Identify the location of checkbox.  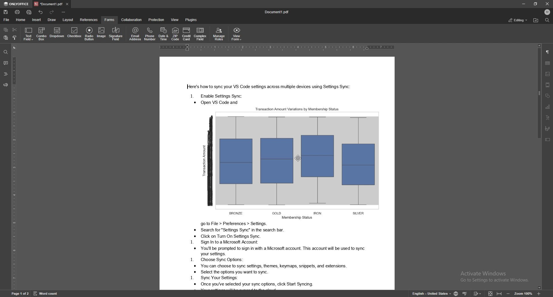
(75, 33).